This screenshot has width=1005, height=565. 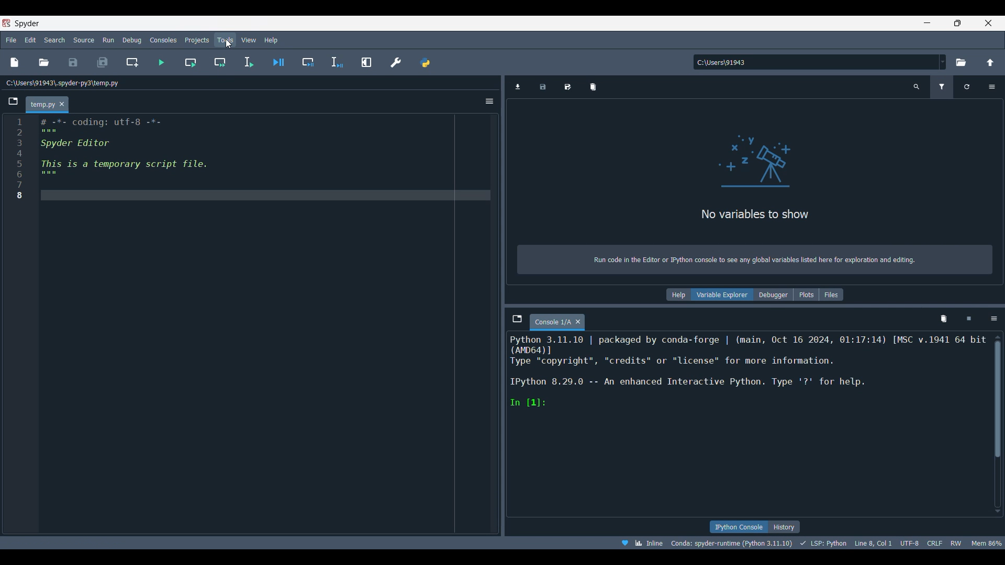 What do you see at coordinates (957, 23) in the screenshot?
I see `Show interface in a smaller tab` at bounding box center [957, 23].